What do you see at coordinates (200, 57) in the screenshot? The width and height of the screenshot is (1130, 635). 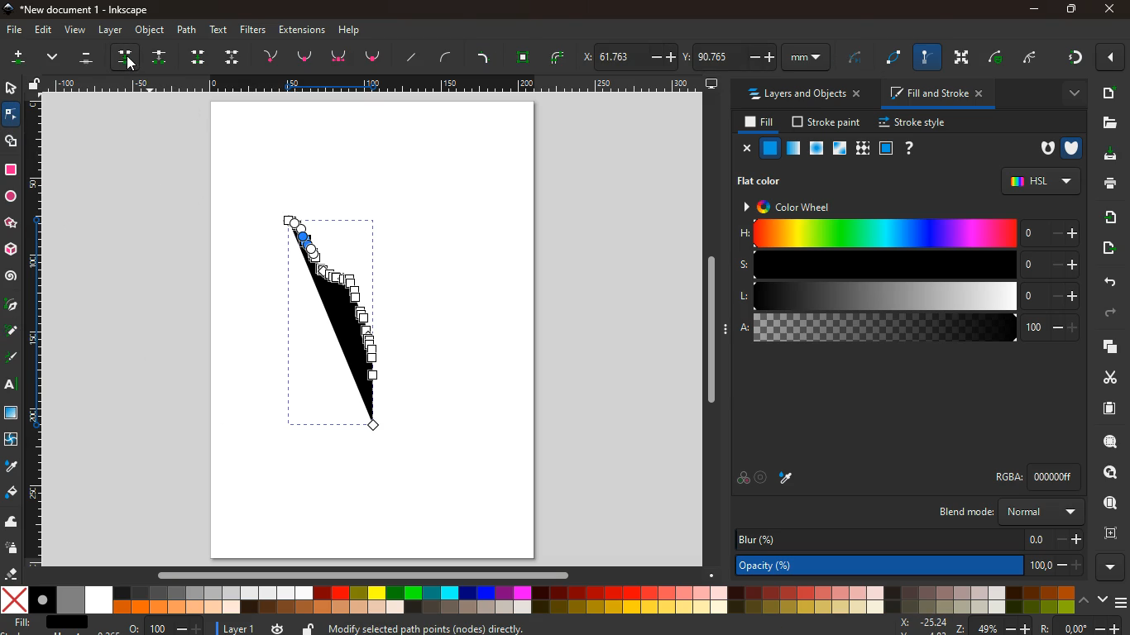 I see `middle` at bounding box center [200, 57].